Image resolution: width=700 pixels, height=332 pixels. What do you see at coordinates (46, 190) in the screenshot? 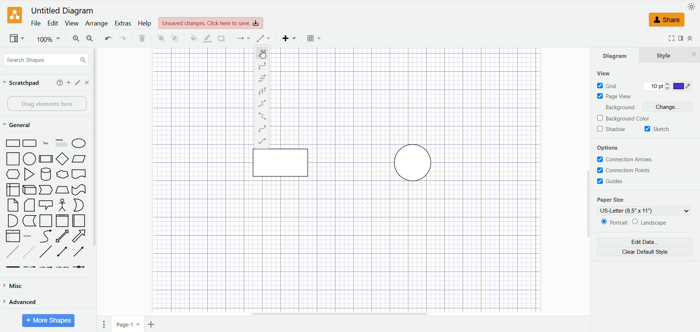
I see `Pointer` at bounding box center [46, 190].